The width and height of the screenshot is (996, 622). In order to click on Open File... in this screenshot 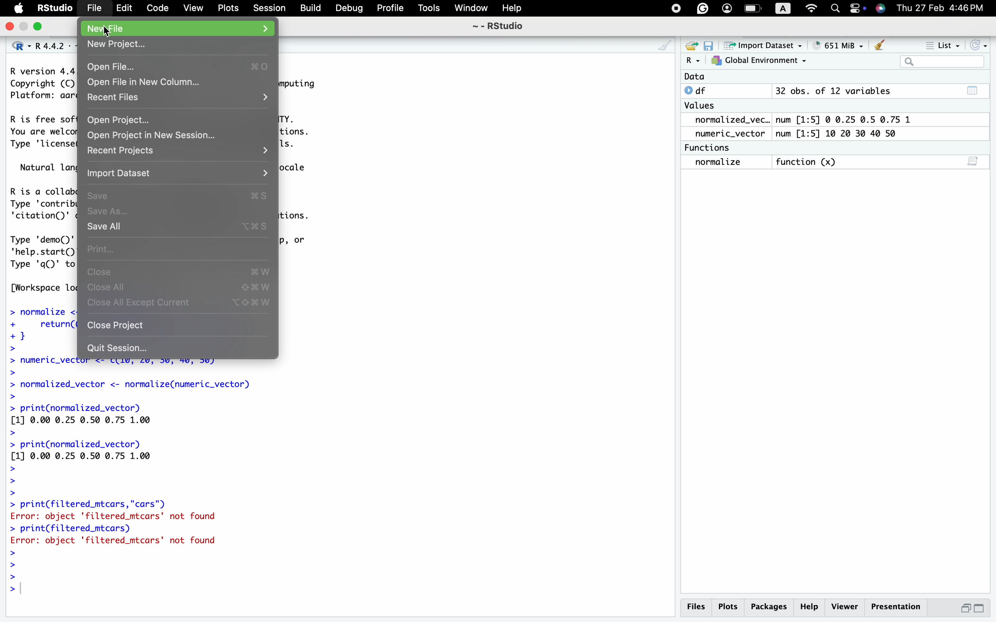, I will do `click(176, 64)`.